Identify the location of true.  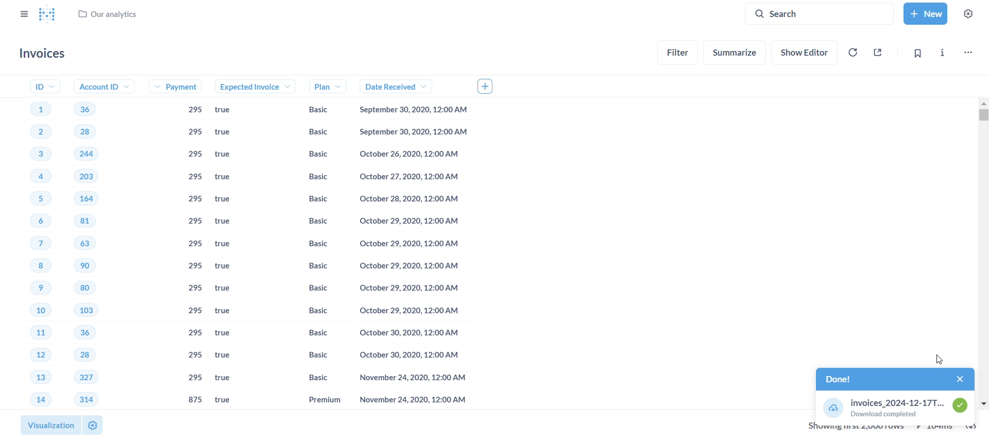
(230, 221).